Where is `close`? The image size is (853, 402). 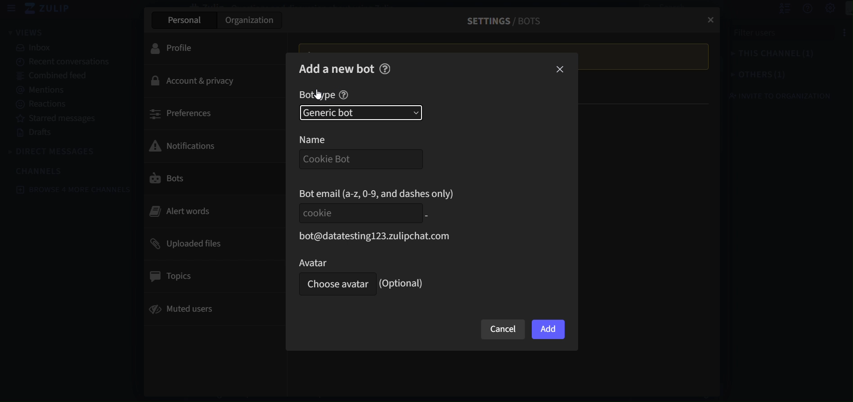
close is located at coordinates (708, 17).